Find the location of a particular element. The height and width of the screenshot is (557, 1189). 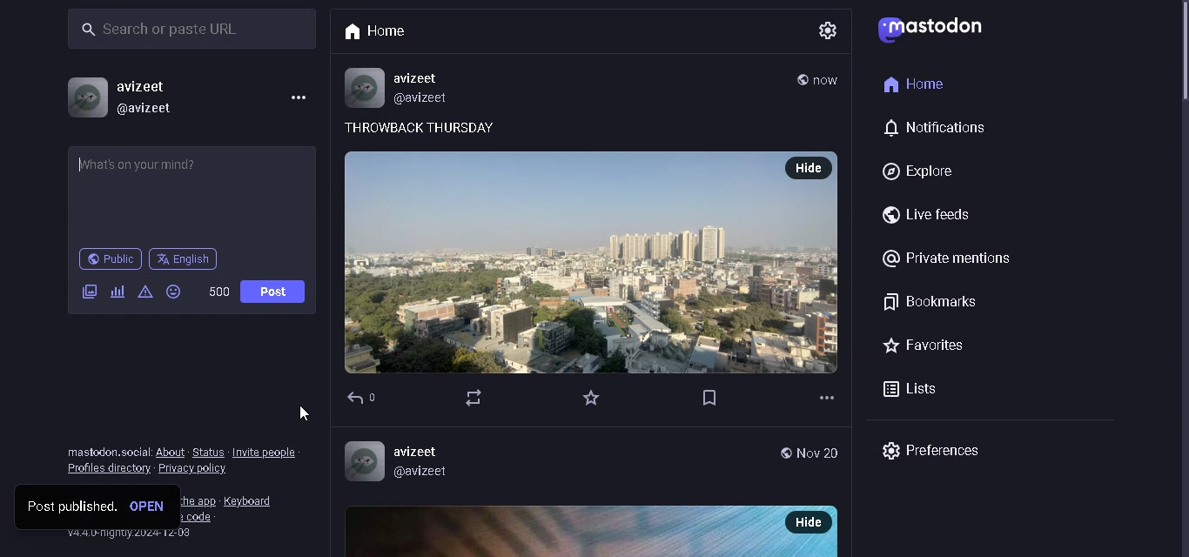

Nov 20 is located at coordinates (820, 452).